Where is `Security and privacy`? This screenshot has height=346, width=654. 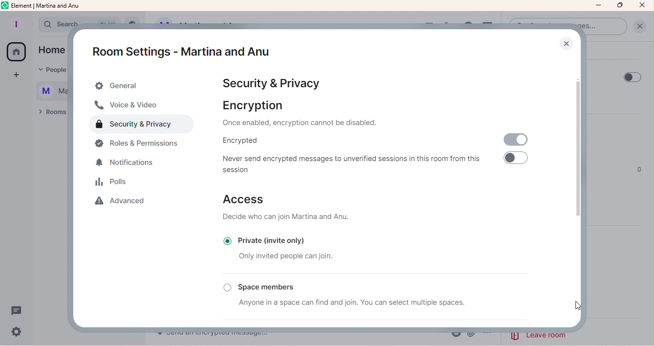
Security and privacy is located at coordinates (144, 125).